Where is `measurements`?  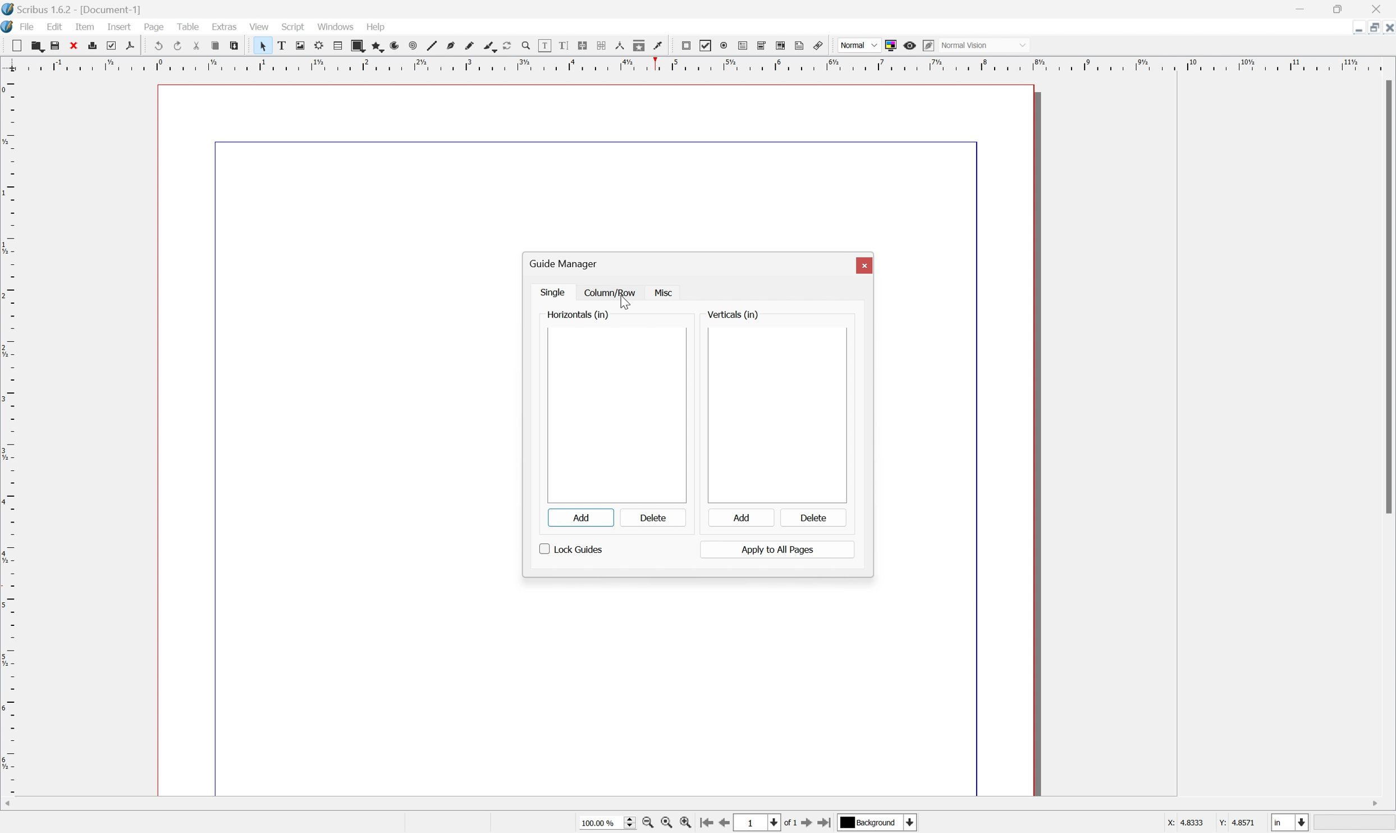 measurements is located at coordinates (619, 45).